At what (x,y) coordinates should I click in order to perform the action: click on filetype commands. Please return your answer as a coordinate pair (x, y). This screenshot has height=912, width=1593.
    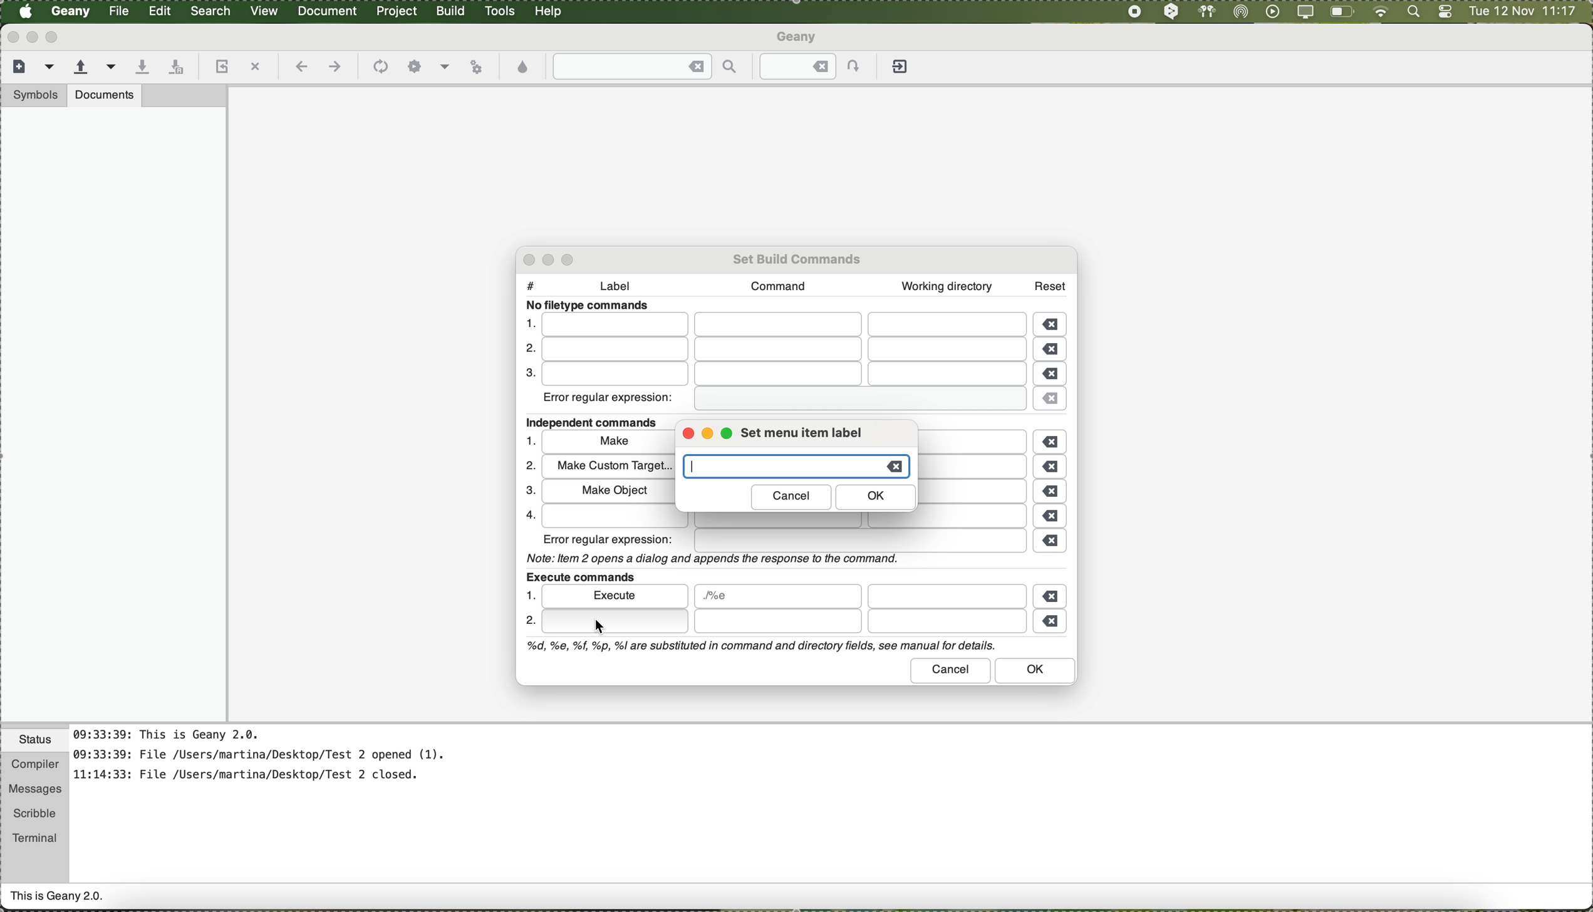
    Looking at the image, I should click on (591, 306).